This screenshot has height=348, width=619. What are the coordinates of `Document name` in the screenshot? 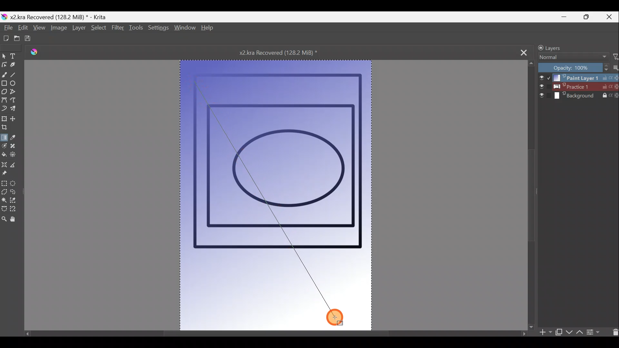 It's located at (56, 17).